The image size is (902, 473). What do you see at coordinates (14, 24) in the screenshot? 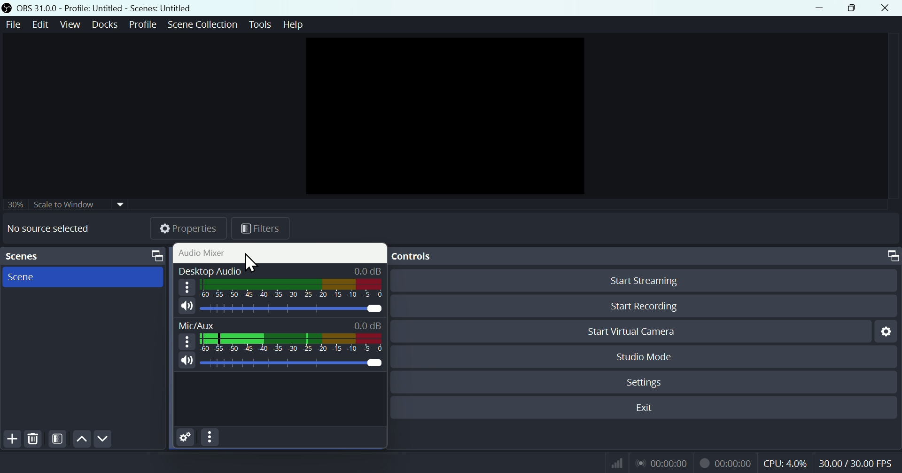
I see `File` at bounding box center [14, 24].